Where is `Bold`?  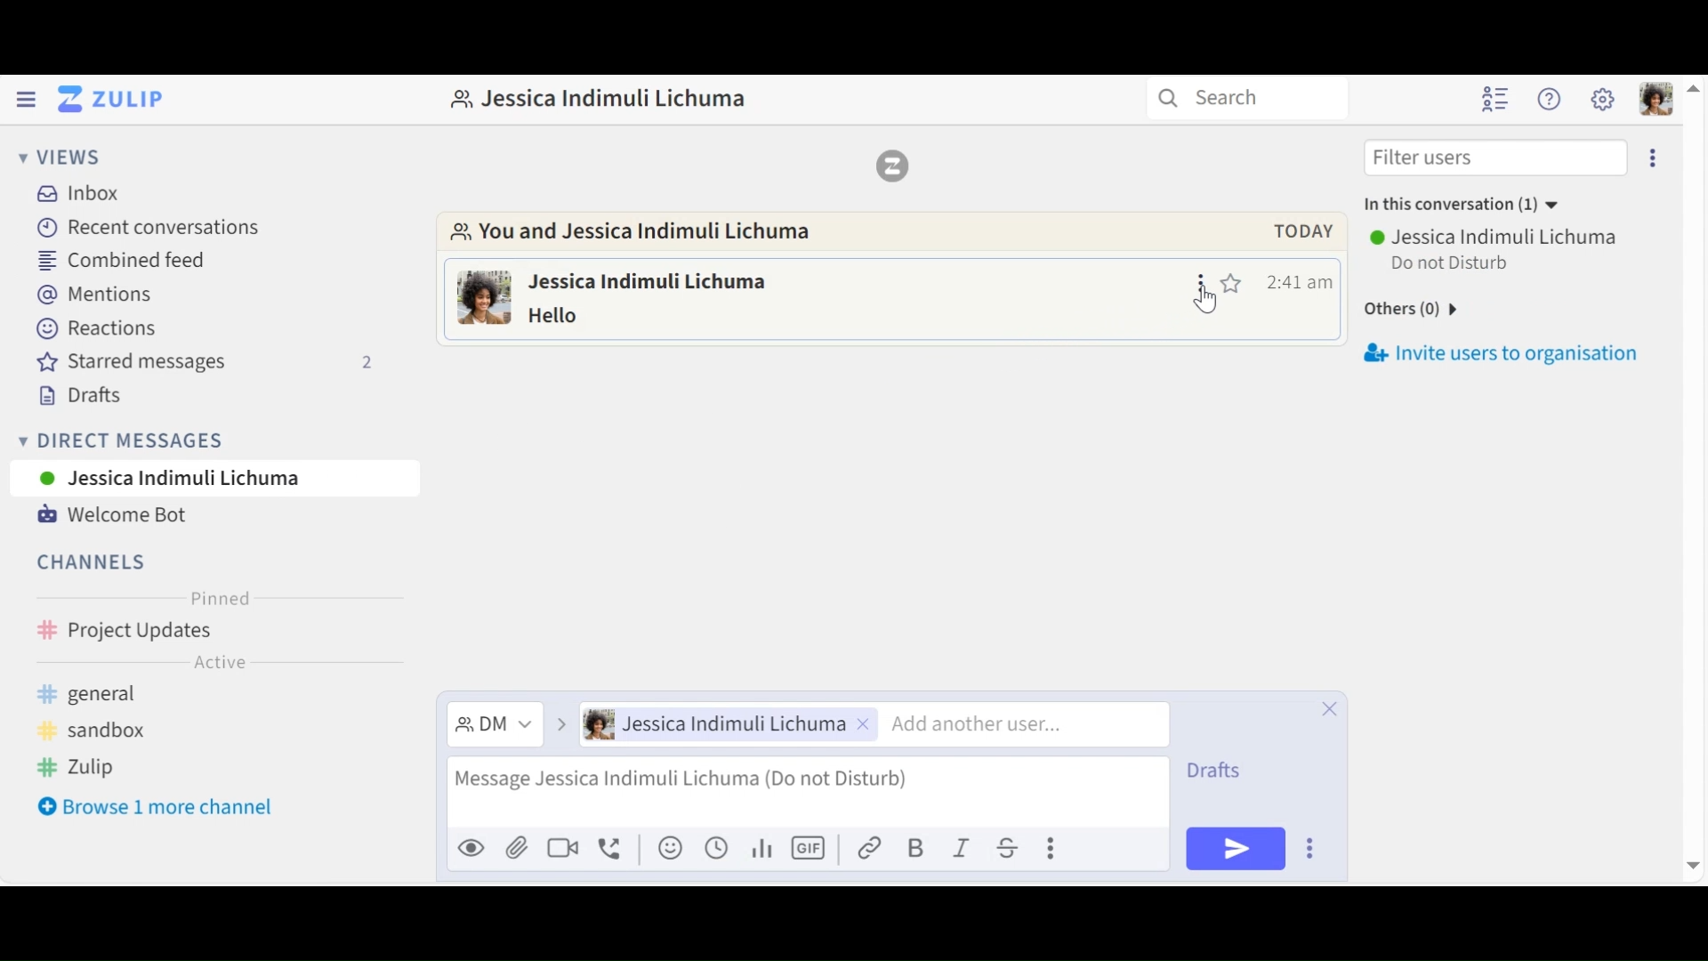
Bold is located at coordinates (916, 847).